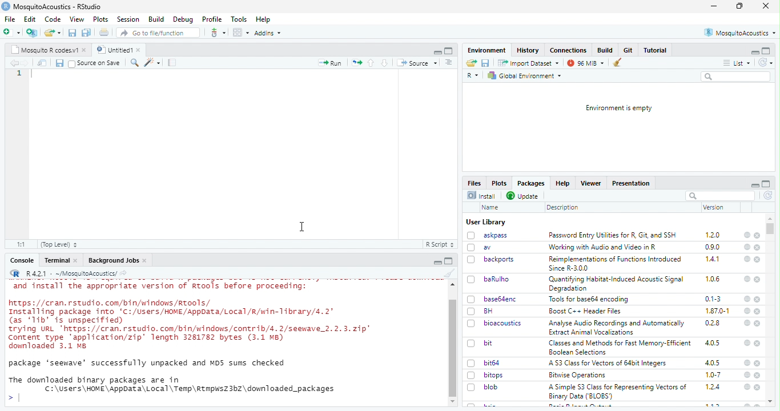  What do you see at coordinates (140, 50) in the screenshot?
I see `close` at bounding box center [140, 50].